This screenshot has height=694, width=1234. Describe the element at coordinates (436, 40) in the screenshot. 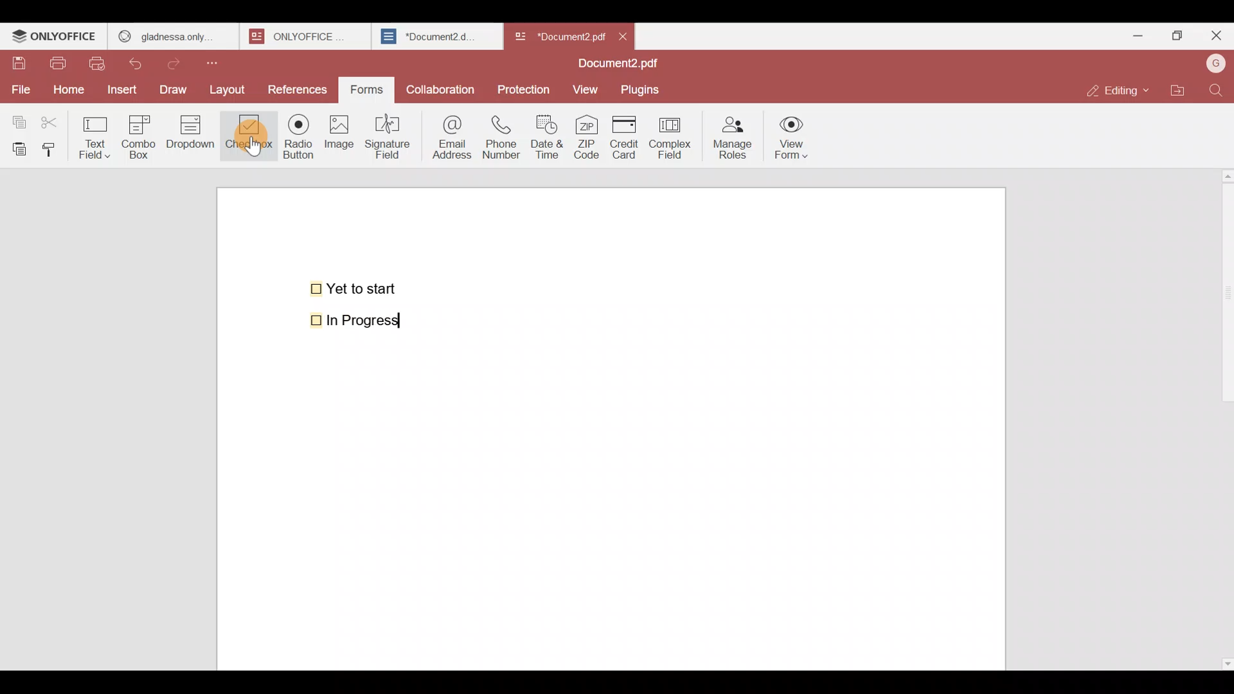

I see `Document2.d` at that location.